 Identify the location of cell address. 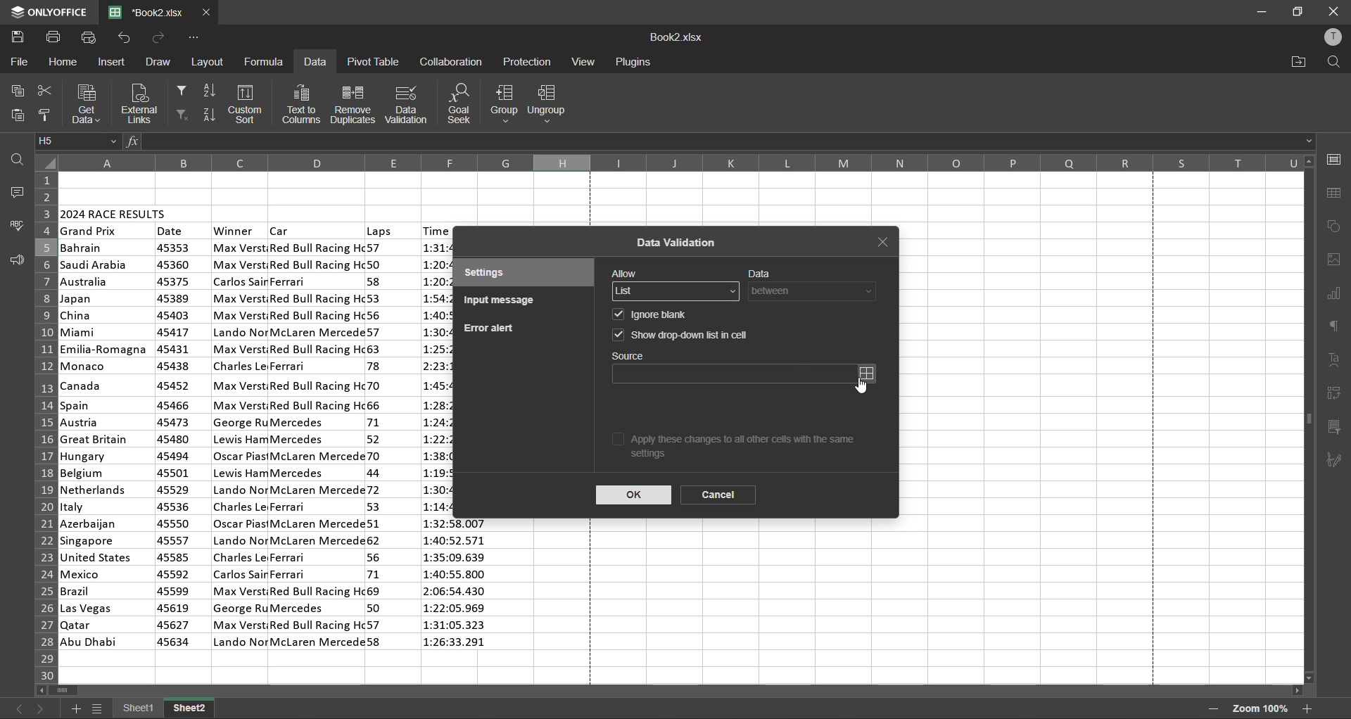
(78, 141).